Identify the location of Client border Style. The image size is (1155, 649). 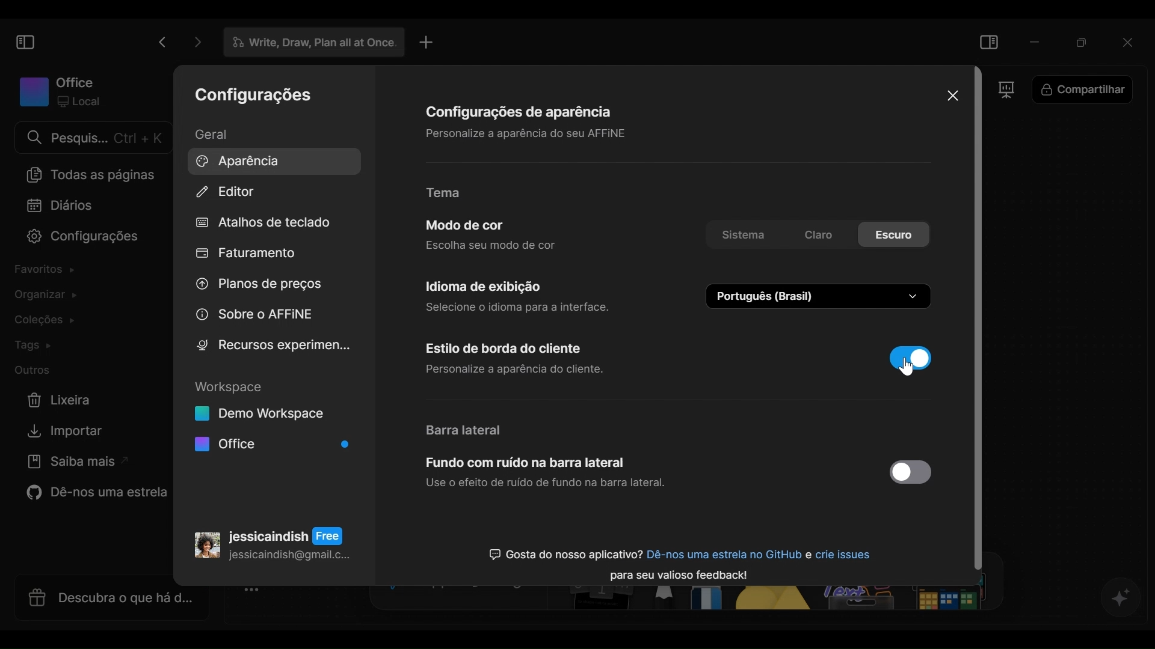
(528, 359).